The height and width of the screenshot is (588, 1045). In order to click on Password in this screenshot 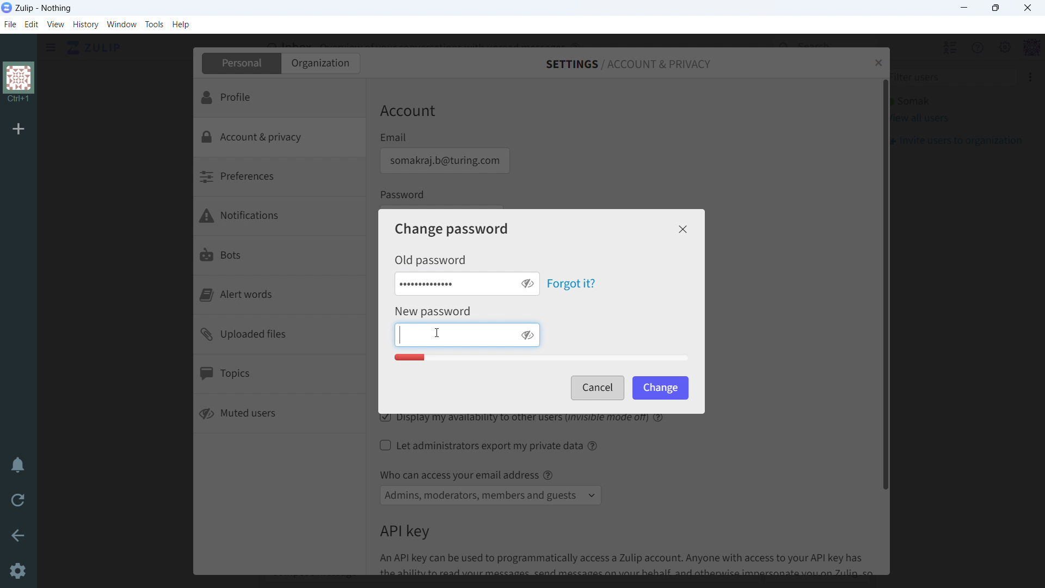, I will do `click(404, 194)`.